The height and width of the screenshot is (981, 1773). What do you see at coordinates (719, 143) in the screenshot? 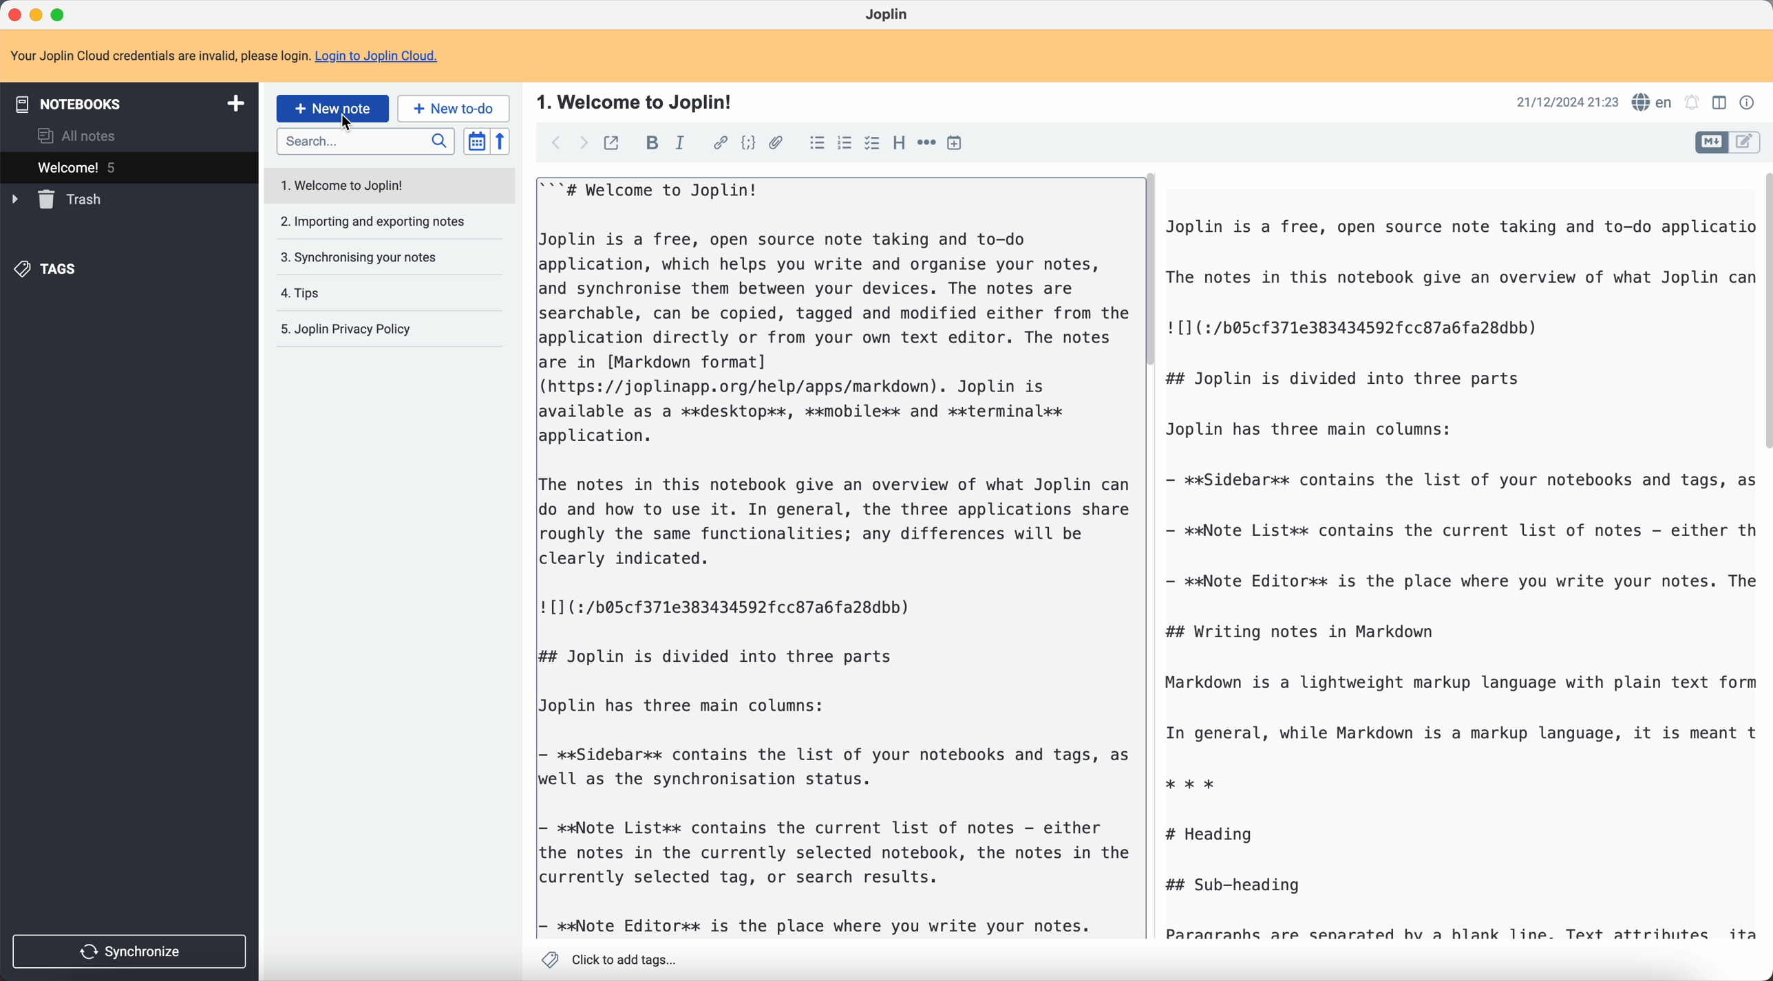
I see `hyperlink` at bounding box center [719, 143].